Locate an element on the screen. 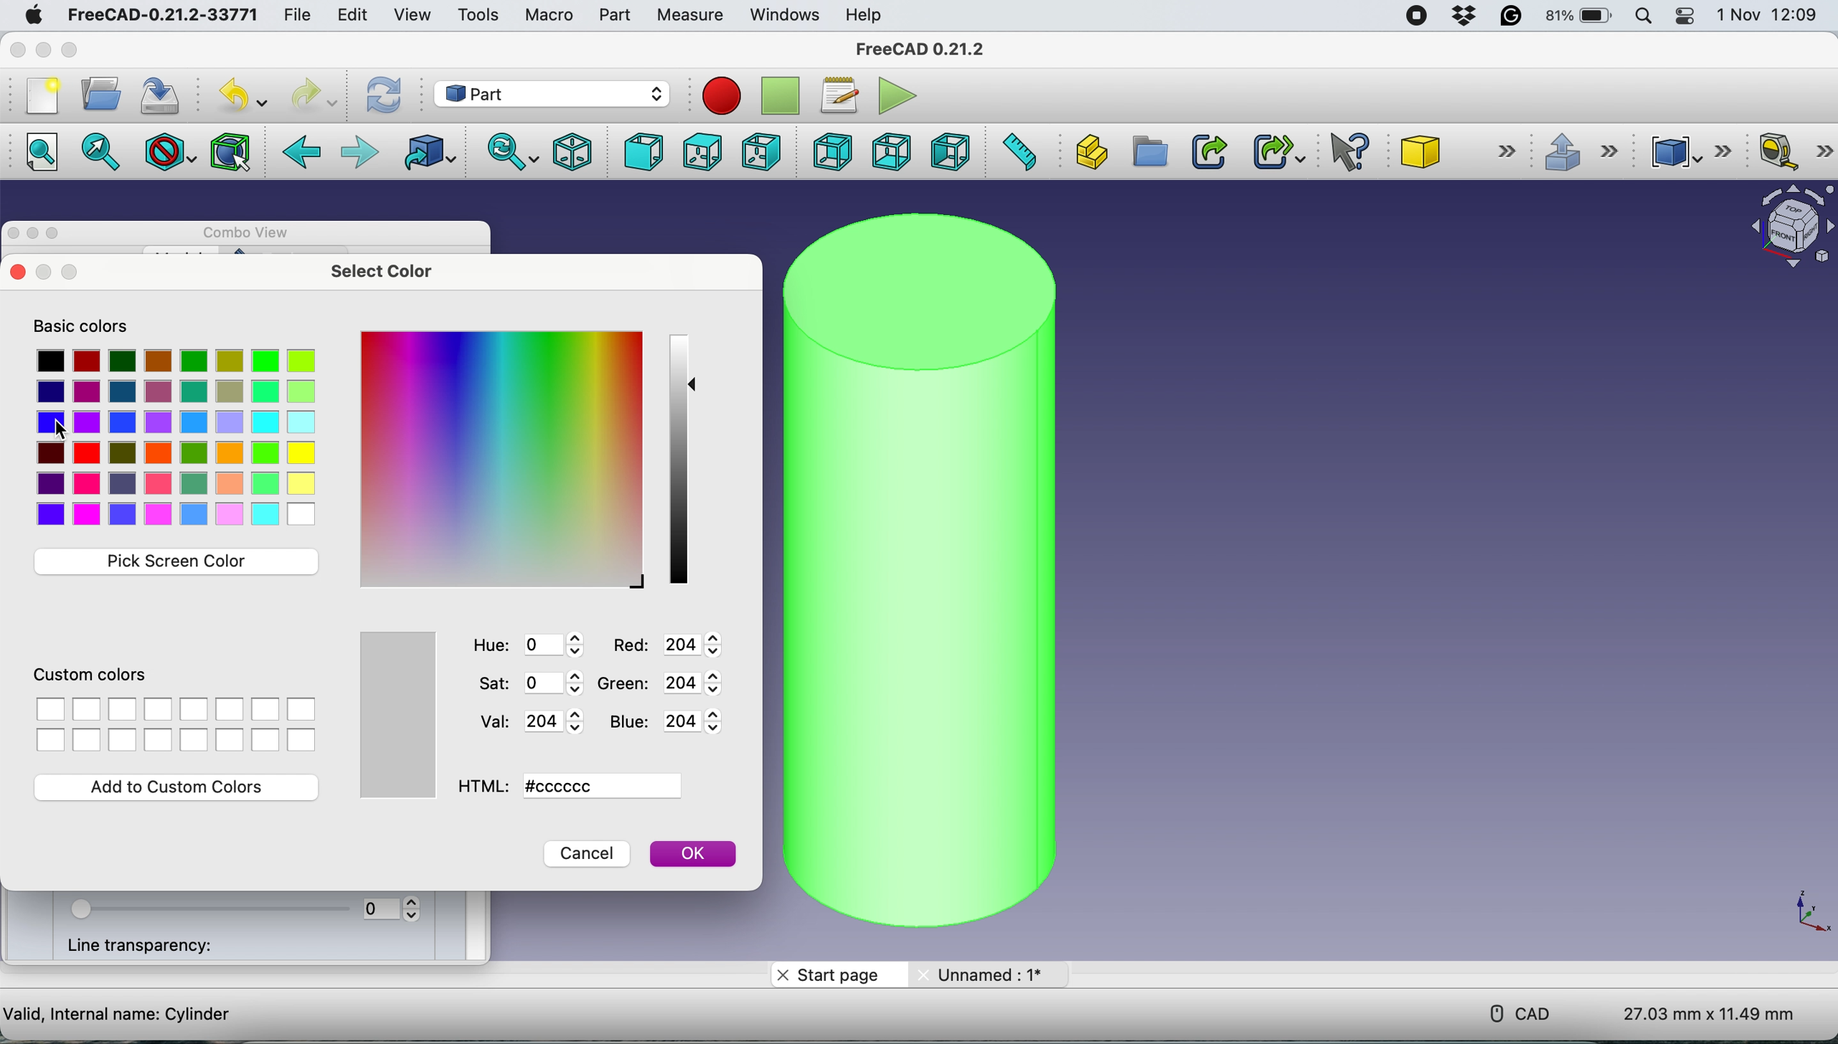 The width and height of the screenshot is (1838, 1044). macros is located at coordinates (838, 97).